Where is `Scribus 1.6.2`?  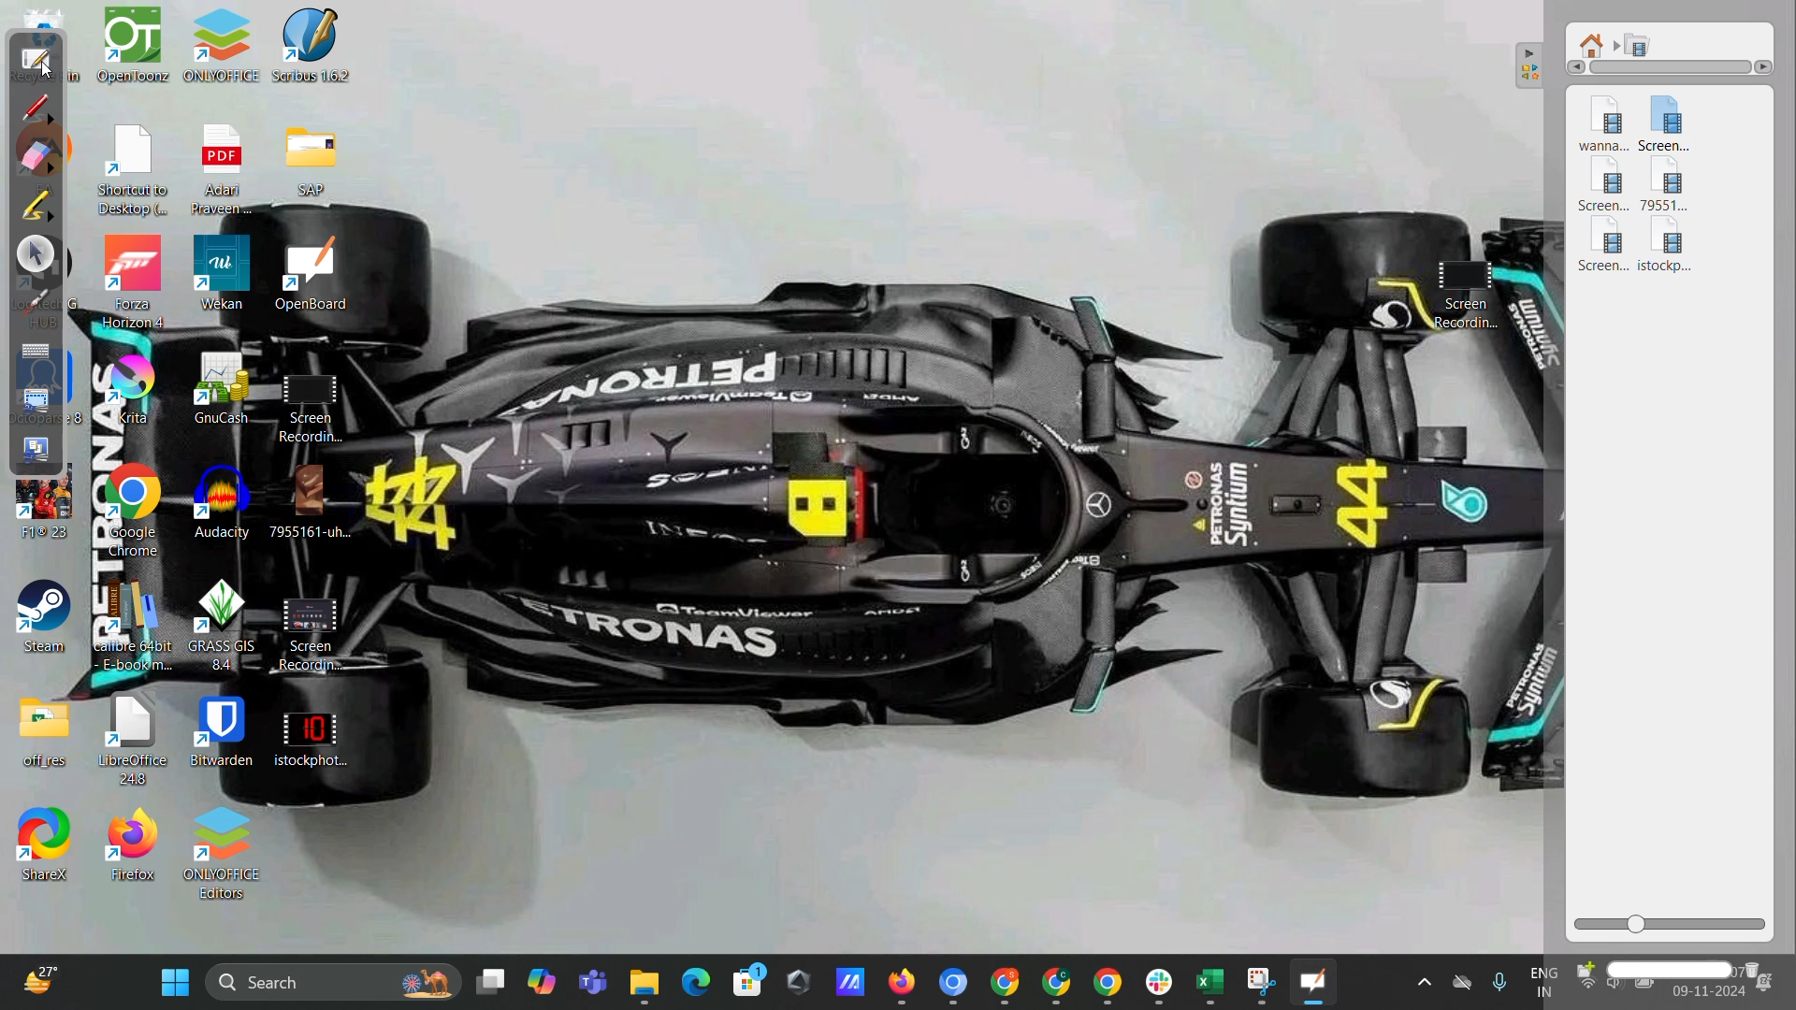
Scribus 1.6.2 is located at coordinates (320, 52).